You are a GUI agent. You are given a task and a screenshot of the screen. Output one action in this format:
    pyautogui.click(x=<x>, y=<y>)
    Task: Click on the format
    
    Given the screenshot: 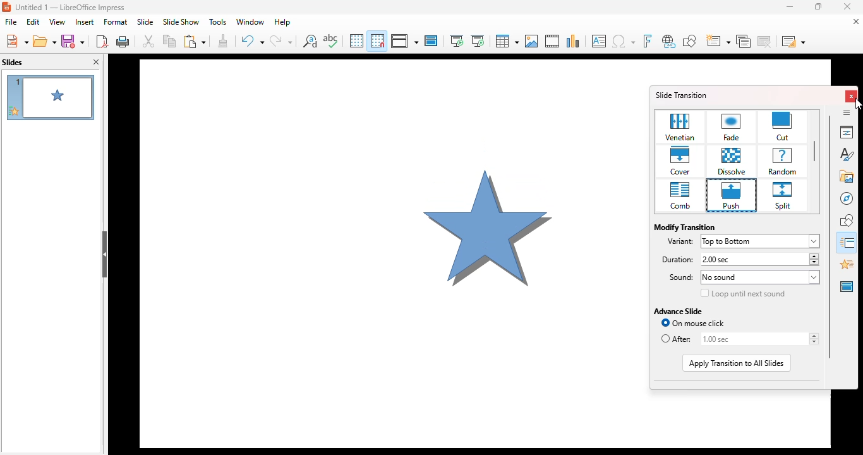 What is the action you would take?
    pyautogui.click(x=116, y=21)
    